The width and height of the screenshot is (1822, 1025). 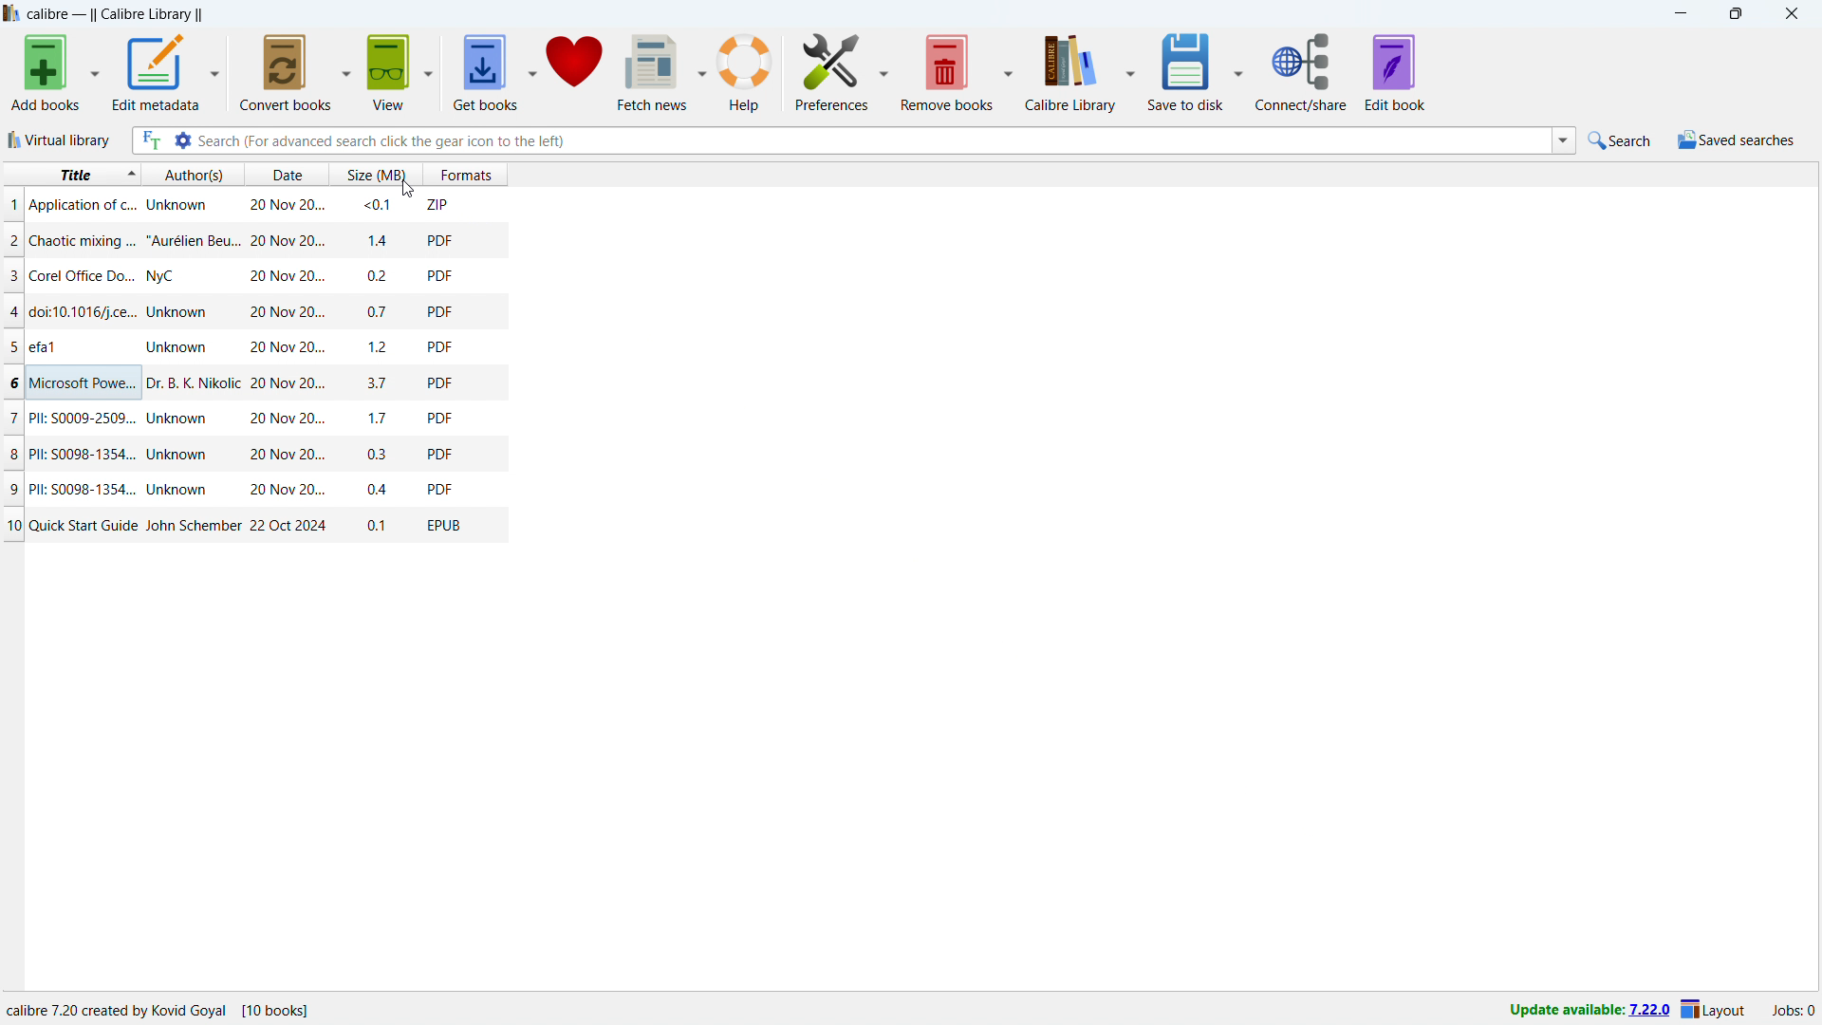 What do you see at coordinates (11, 347) in the screenshot?
I see `5` at bounding box center [11, 347].